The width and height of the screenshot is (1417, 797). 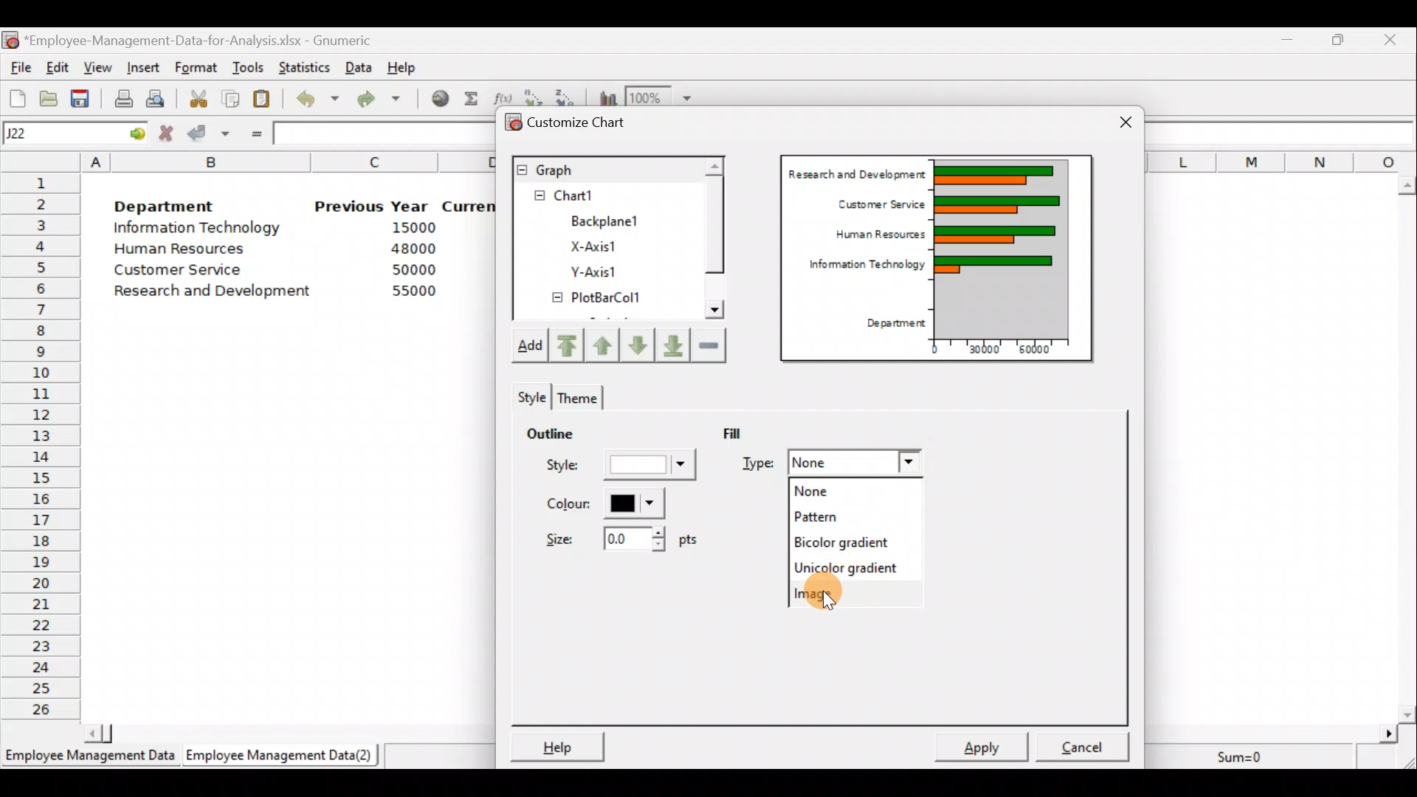 What do you see at coordinates (833, 602) in the screenshot?
I see `Cursor on image` at bounding box center [833, 602].